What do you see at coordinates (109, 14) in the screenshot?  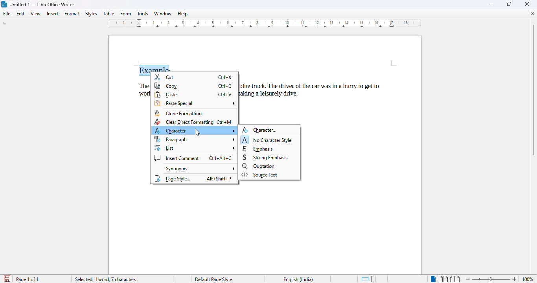 I see `table` at bounding box center [109, 14].